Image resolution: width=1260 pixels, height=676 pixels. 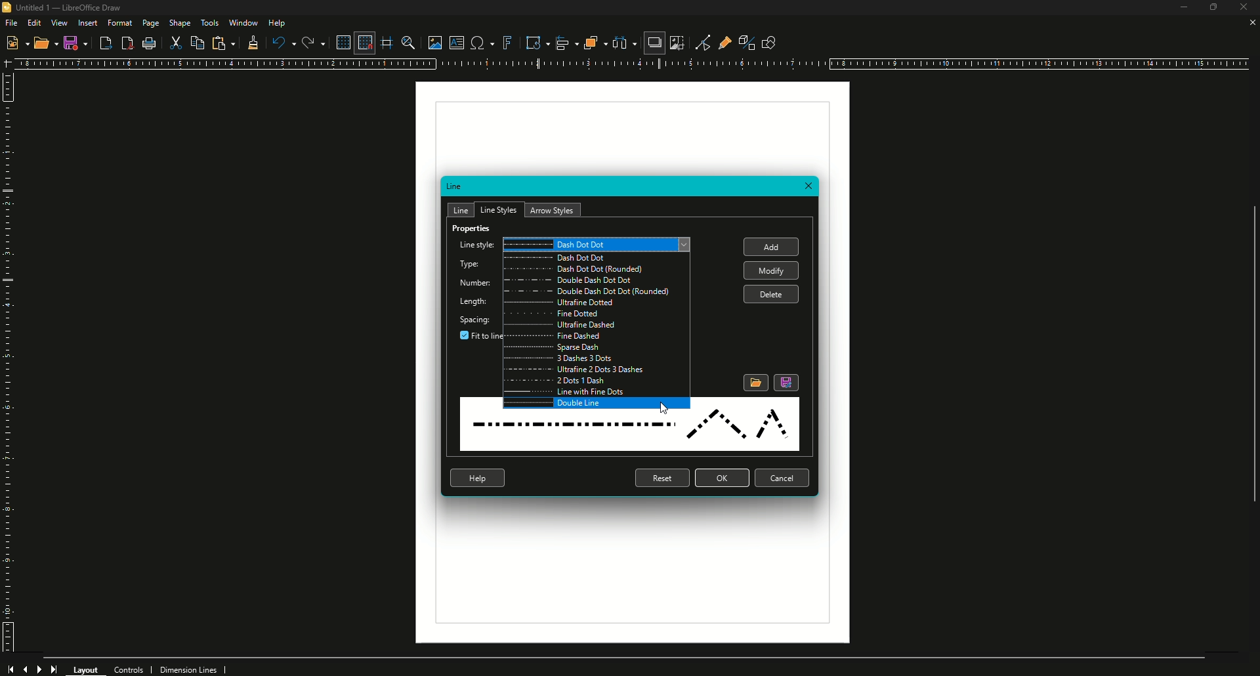 I want to click on 2 Dots 1 Dash, so click(x=597, y=381).